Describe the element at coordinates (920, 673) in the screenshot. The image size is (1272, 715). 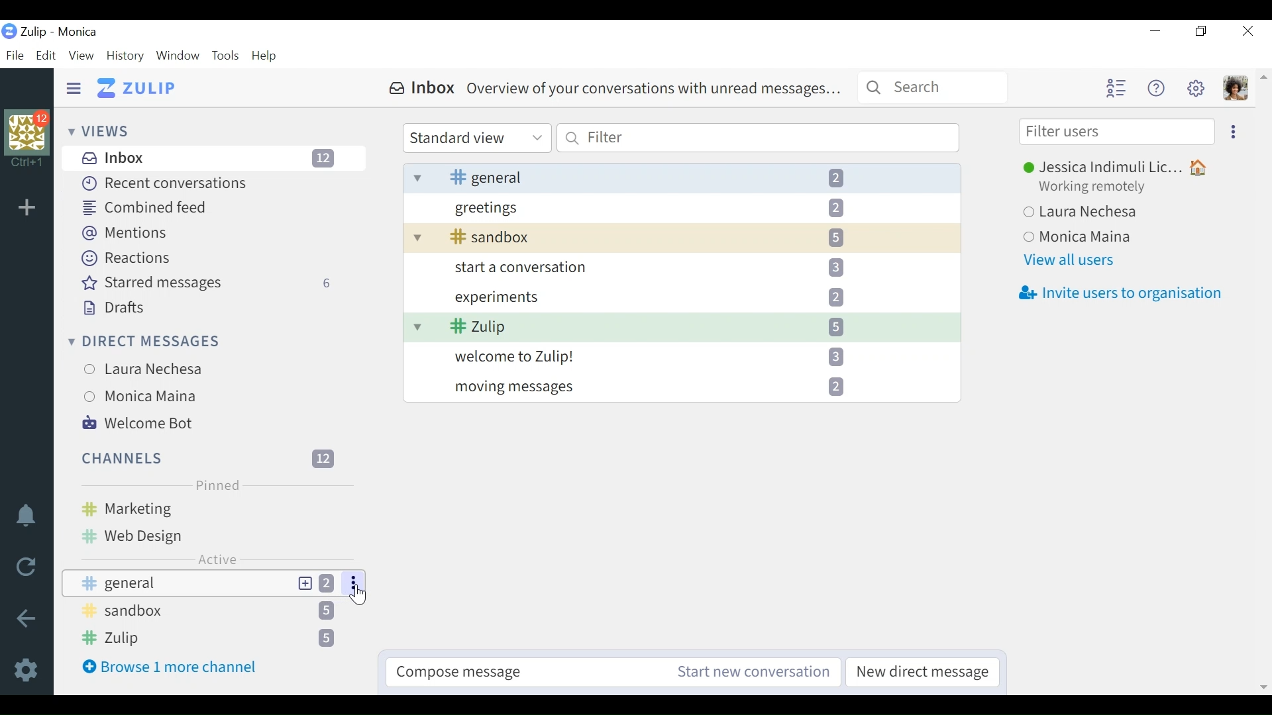
I see `New direct messages` at that location.